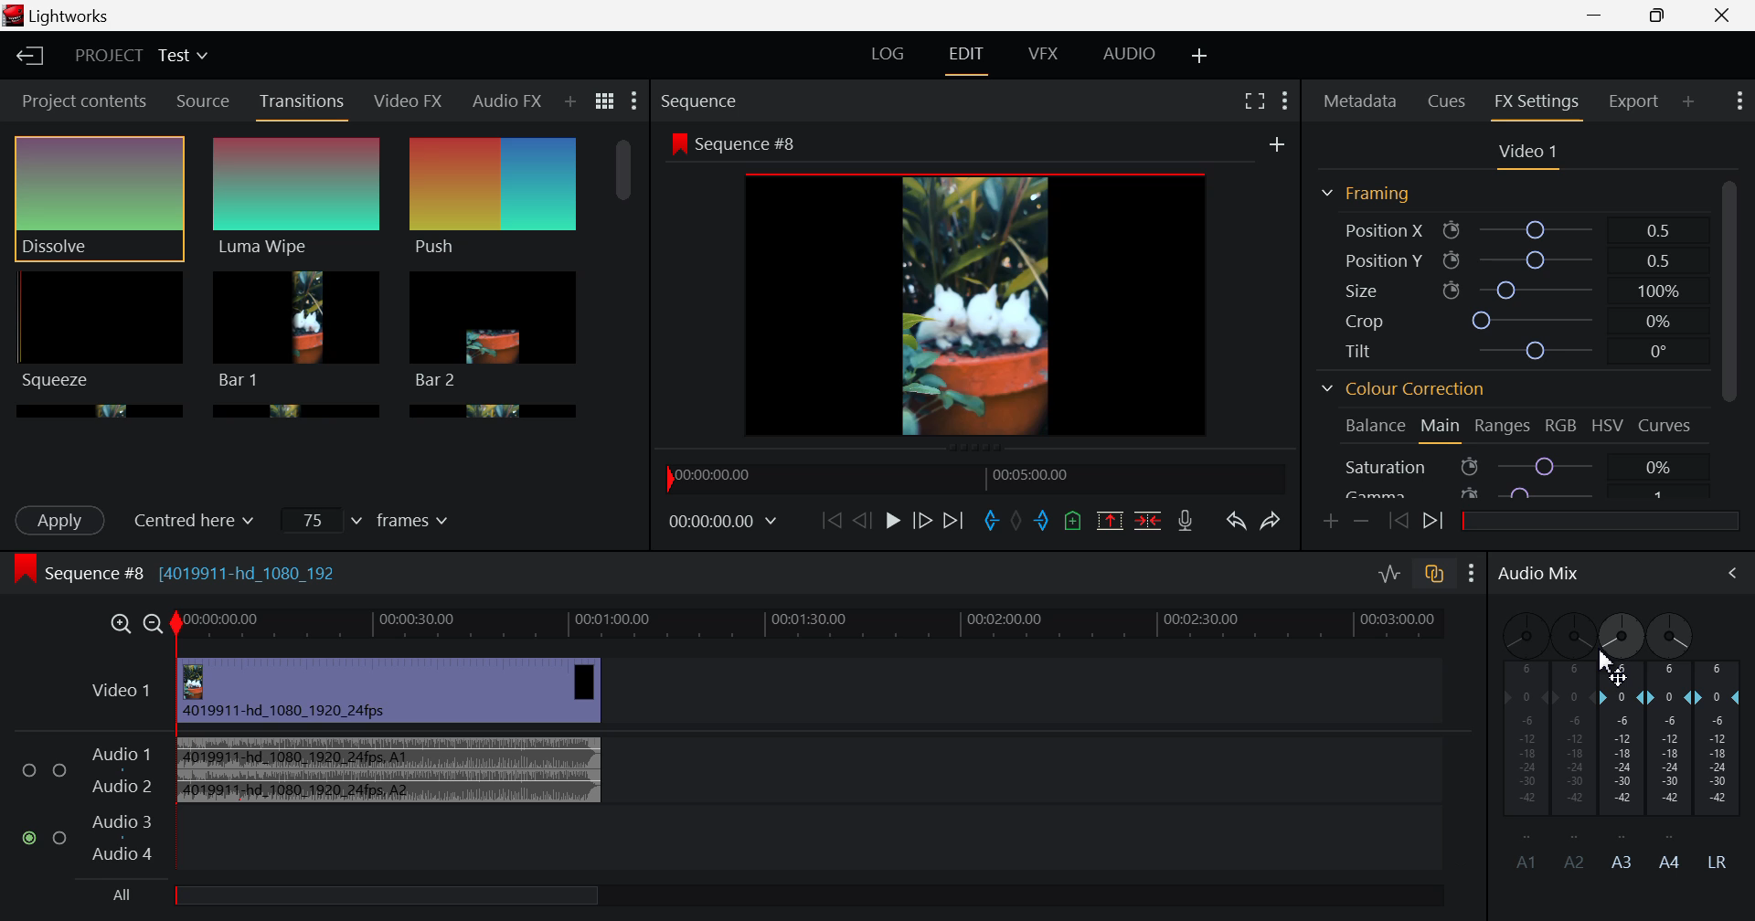  Describe the element at coordinates (964, 58) in the screenshot. I see `EDIT Layout Open` at that location.